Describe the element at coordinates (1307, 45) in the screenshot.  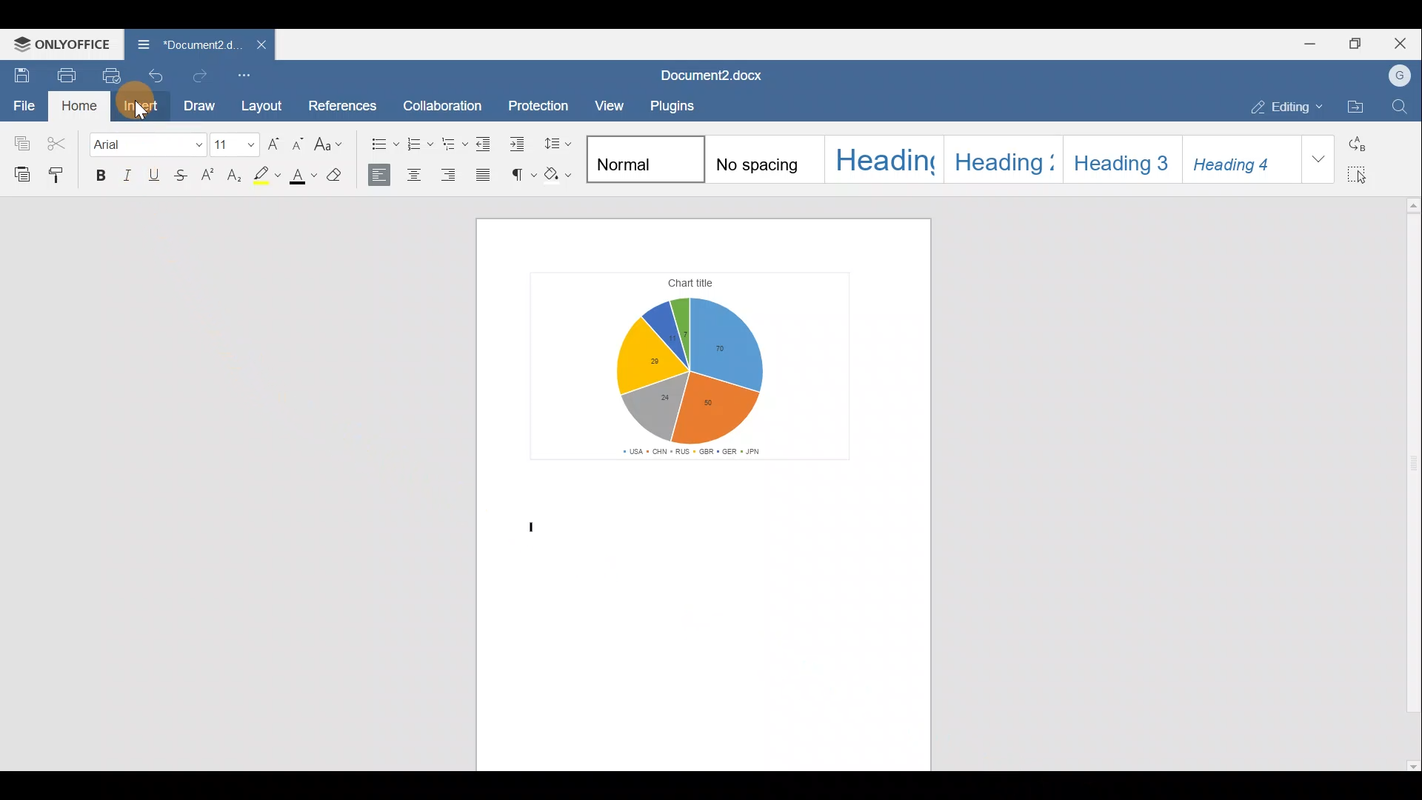
I see `Minimize` at that location.